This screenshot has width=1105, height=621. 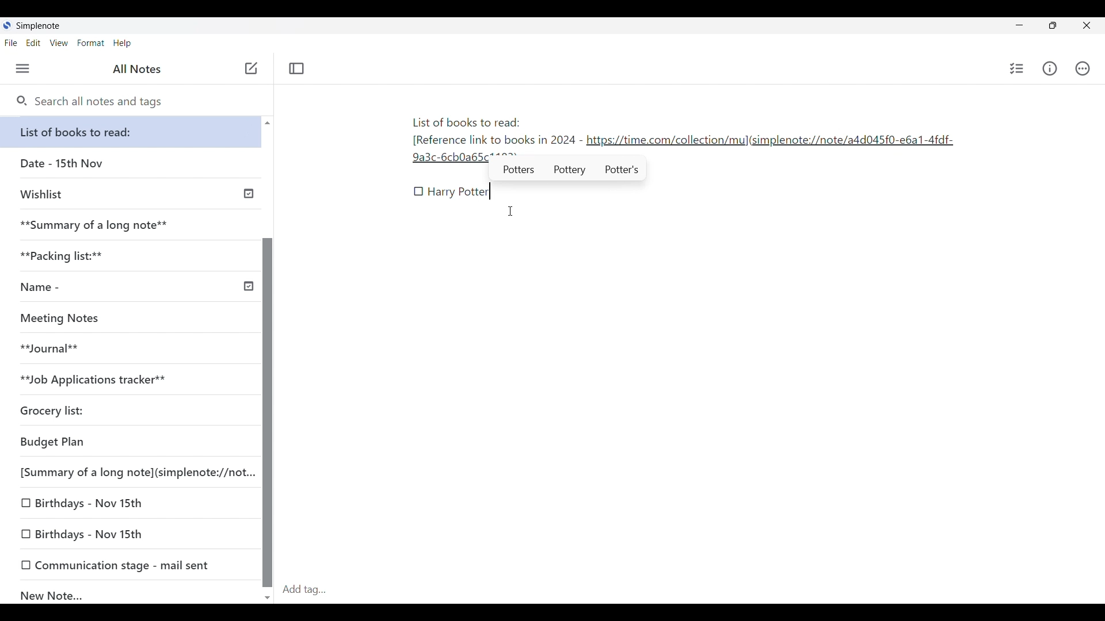 What do you see at coordinates (512, 211) in the screenshot?
I see `Cursor` at bounding box center [512, 211].